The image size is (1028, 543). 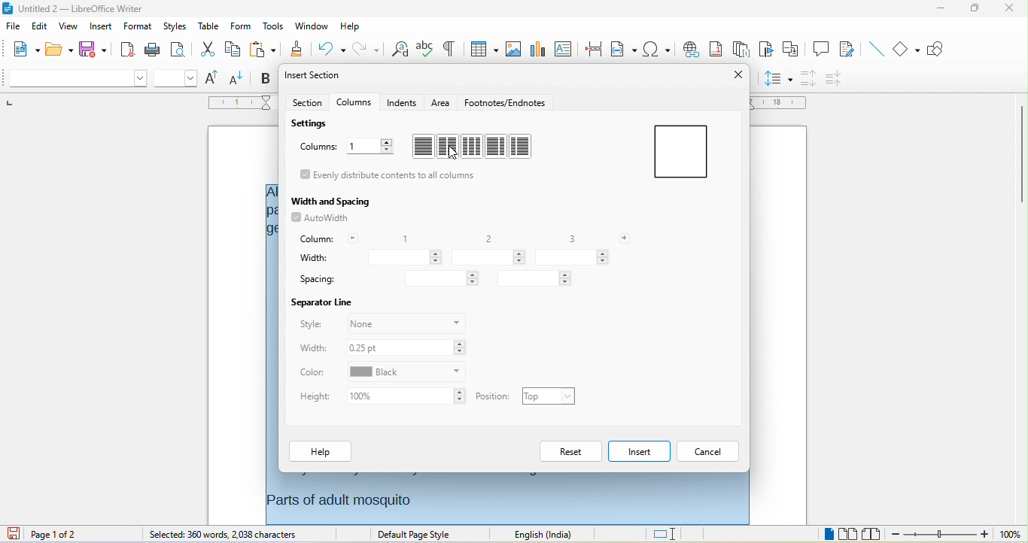 I want to click on width and spacing, so click(x=332, y=199).